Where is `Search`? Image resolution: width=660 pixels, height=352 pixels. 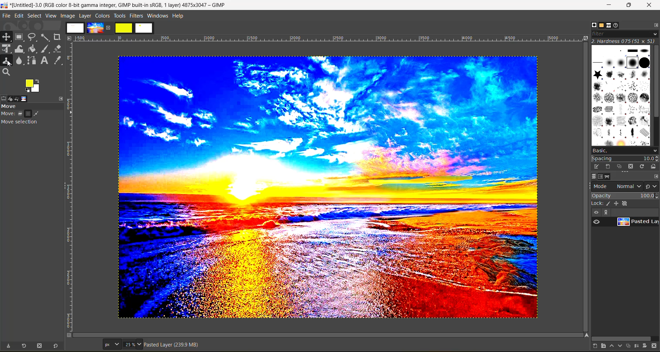
Search is located at coordinates (7, 72).